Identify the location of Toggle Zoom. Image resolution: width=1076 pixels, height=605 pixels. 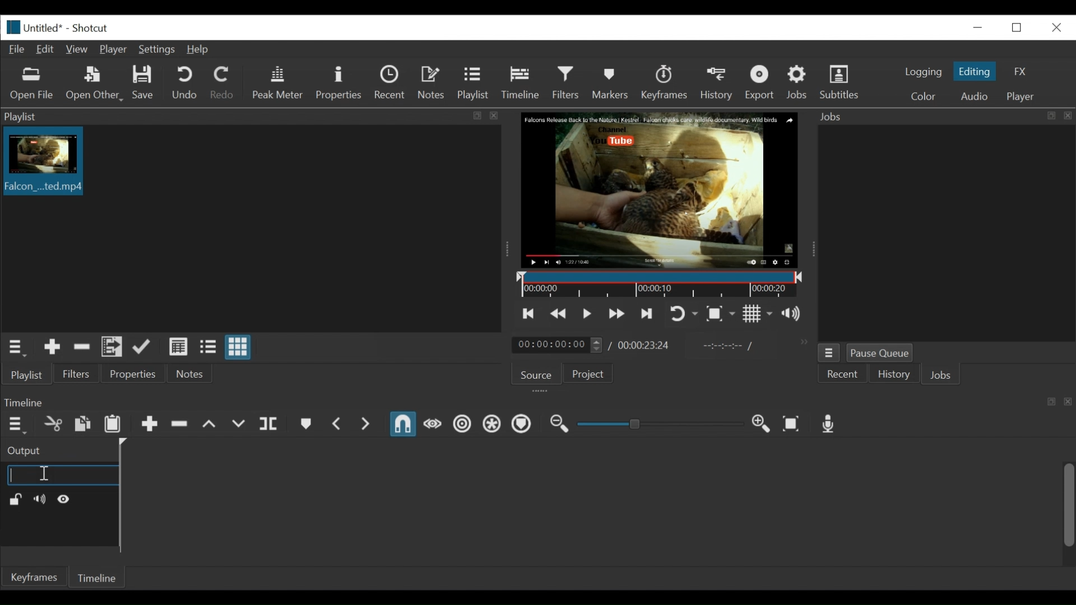
(721, 313).